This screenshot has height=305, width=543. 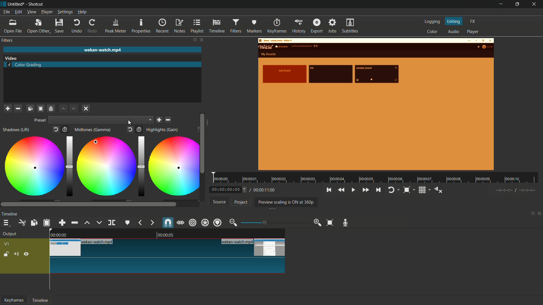 What do you see at coordinates (264, 190) in the screenshot?
I see `total time` at bounding box center [264, 190].